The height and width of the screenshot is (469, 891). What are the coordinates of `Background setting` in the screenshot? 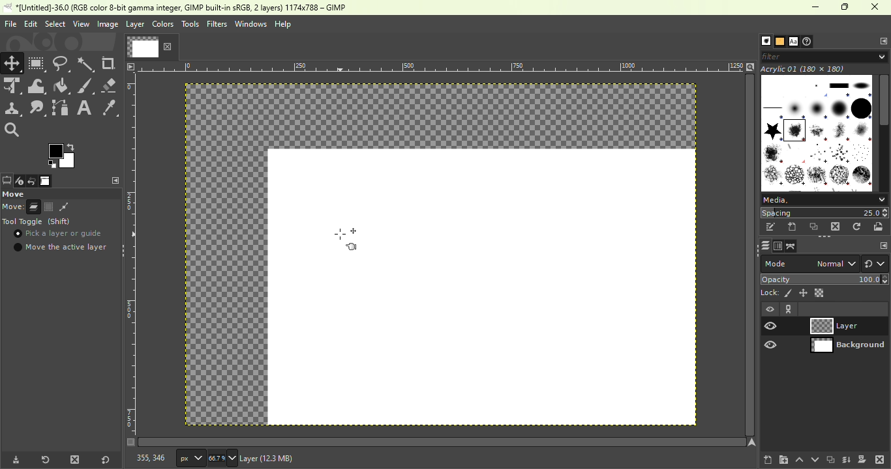 It's located at (825, 326).